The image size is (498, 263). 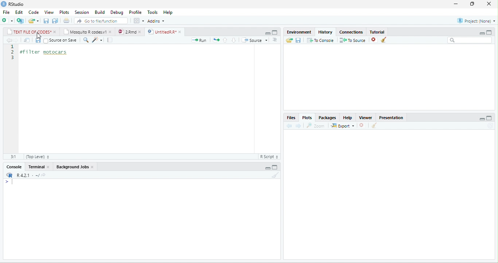 What do you see at coordinates (13, 167) in the screenshot?
I see `Console` at bounding box center [13, 167].